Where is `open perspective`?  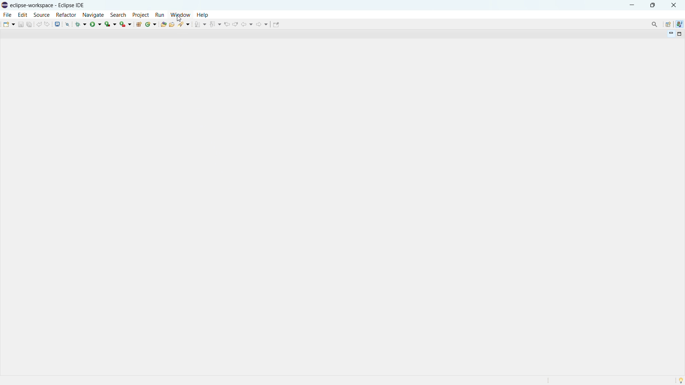 open perspective is located at coordinates (668, 24).